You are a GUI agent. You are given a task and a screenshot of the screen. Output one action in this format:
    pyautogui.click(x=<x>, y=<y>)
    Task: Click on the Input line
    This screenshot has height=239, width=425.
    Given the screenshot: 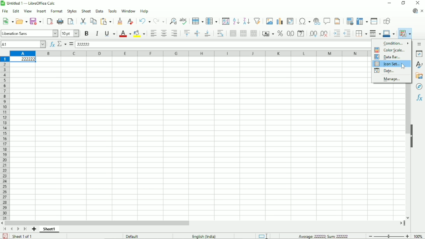 What is the action you would take?
    pyautogui.click(x=225, y=44)
    